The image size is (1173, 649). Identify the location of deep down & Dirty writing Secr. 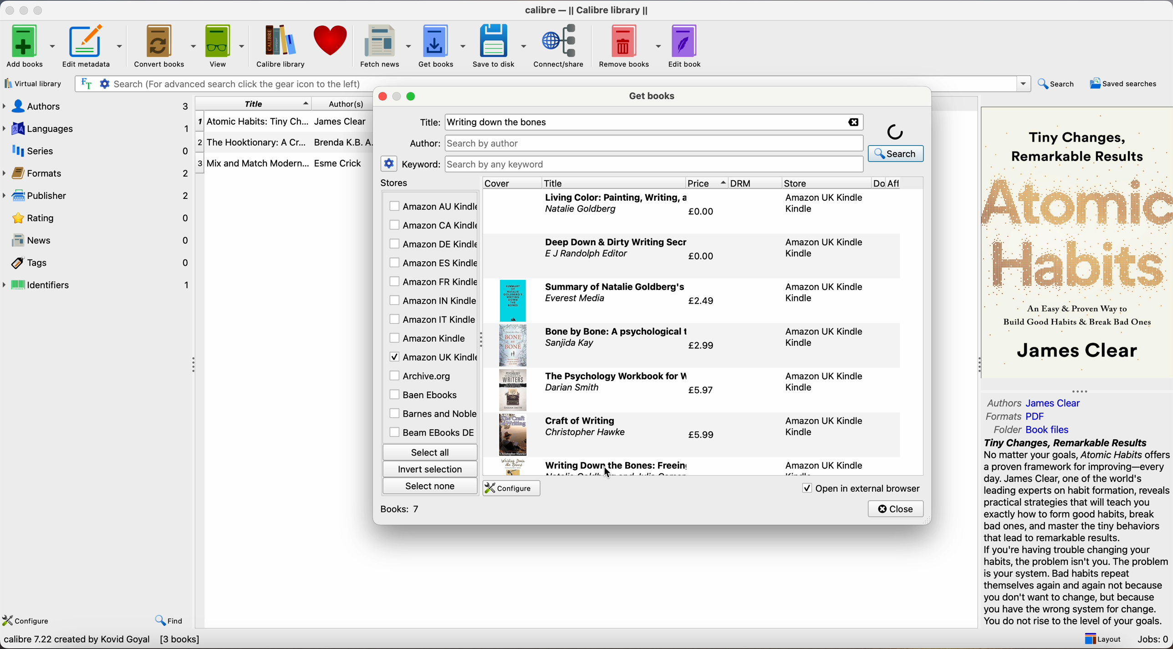
(619, 242).